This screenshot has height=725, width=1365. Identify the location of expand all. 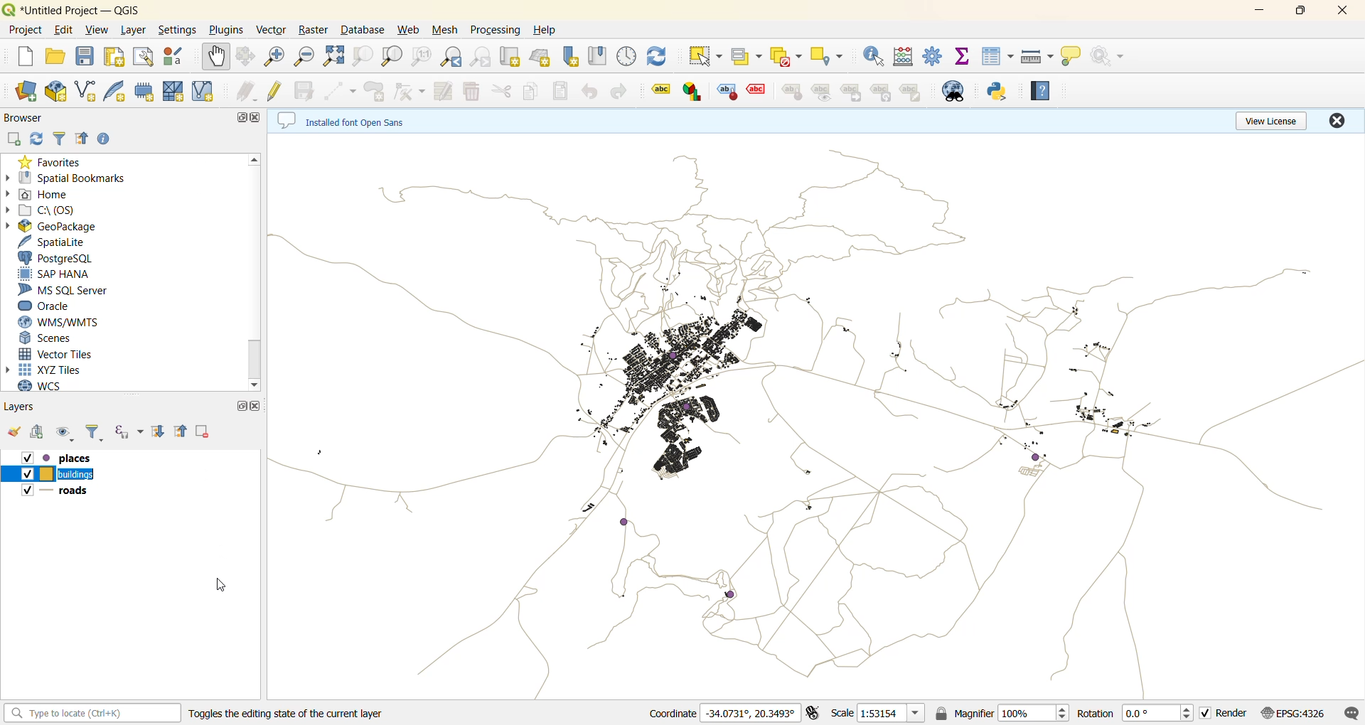
(159, 432).